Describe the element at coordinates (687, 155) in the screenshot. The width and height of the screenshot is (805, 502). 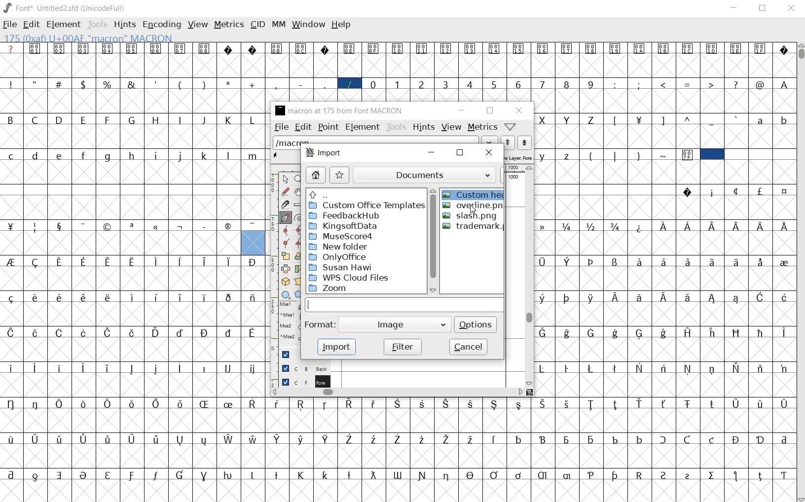
I see `Symbol` at that location.